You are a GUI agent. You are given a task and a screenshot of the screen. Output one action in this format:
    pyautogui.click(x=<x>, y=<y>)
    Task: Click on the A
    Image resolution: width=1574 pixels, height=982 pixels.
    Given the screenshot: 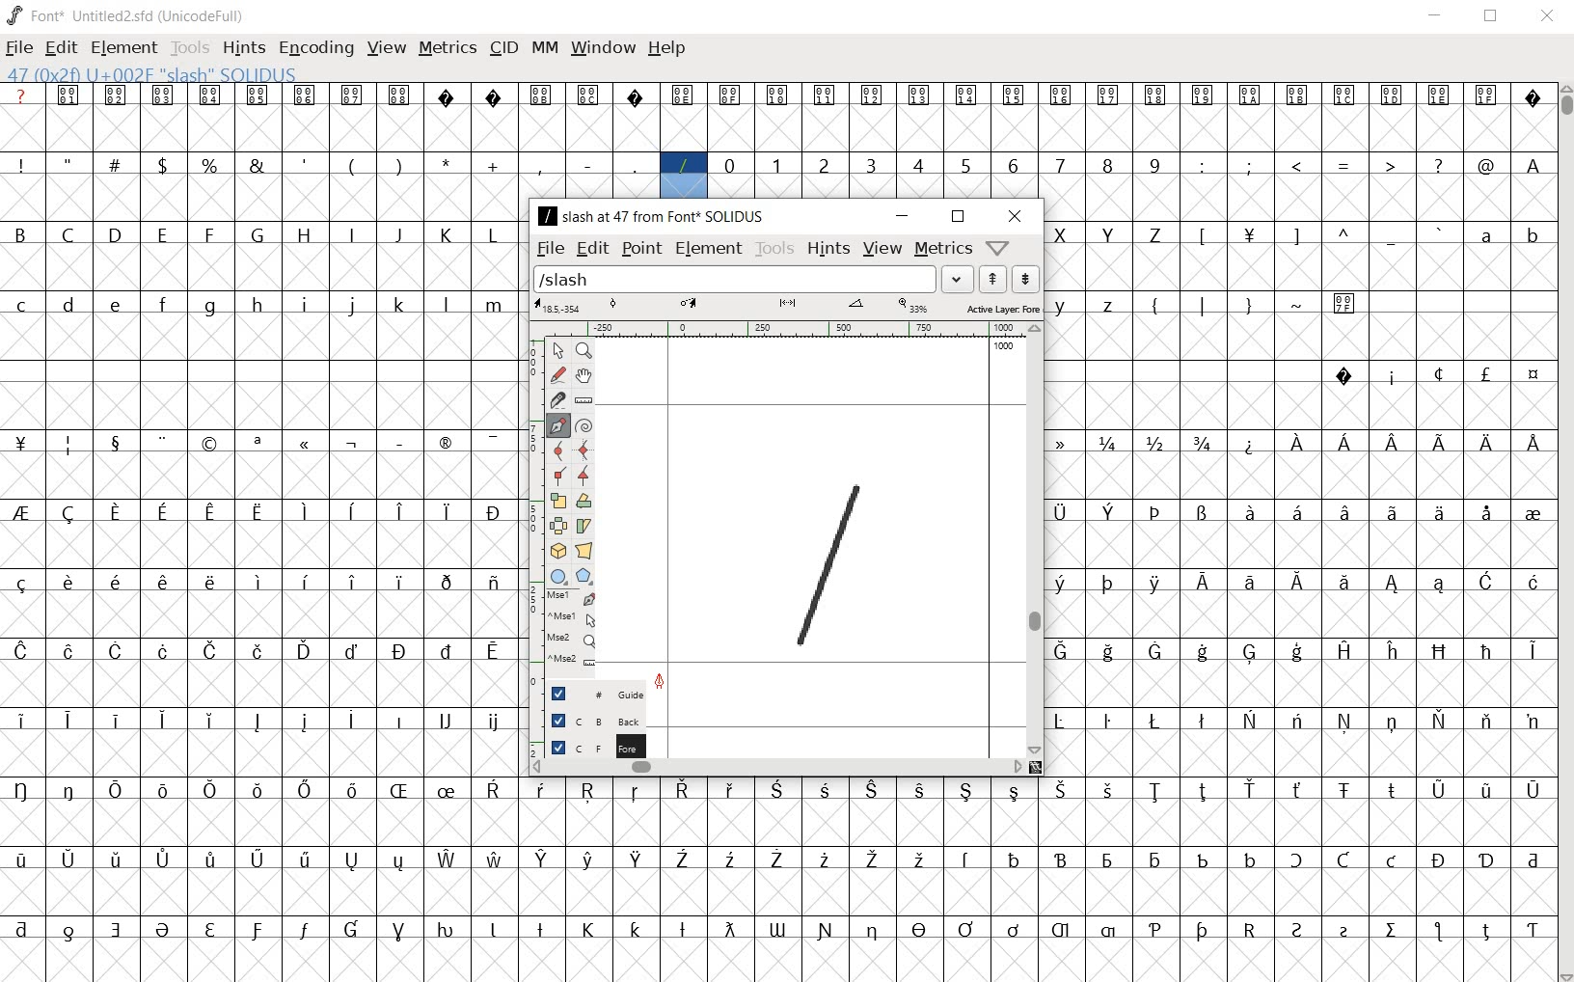 What is the action you would take?
    pyautogui.click(x=1533, y=164)
    